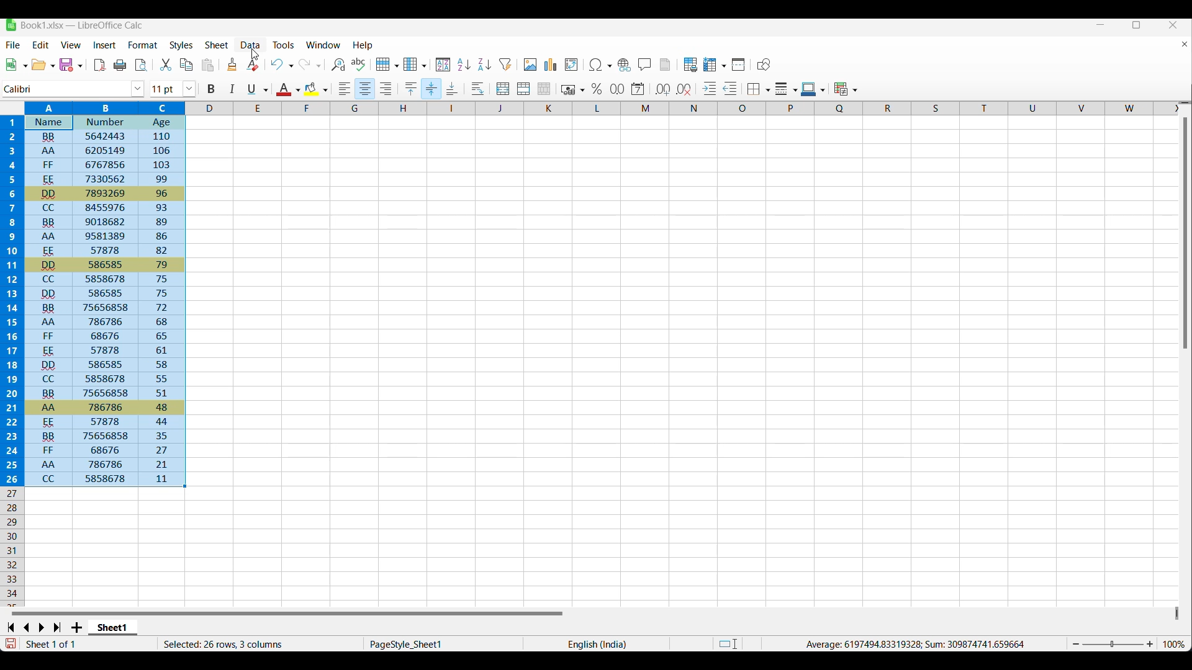 This screenshot has width=1192, height=670. I want to click on Insert chart, so click(551, 65).